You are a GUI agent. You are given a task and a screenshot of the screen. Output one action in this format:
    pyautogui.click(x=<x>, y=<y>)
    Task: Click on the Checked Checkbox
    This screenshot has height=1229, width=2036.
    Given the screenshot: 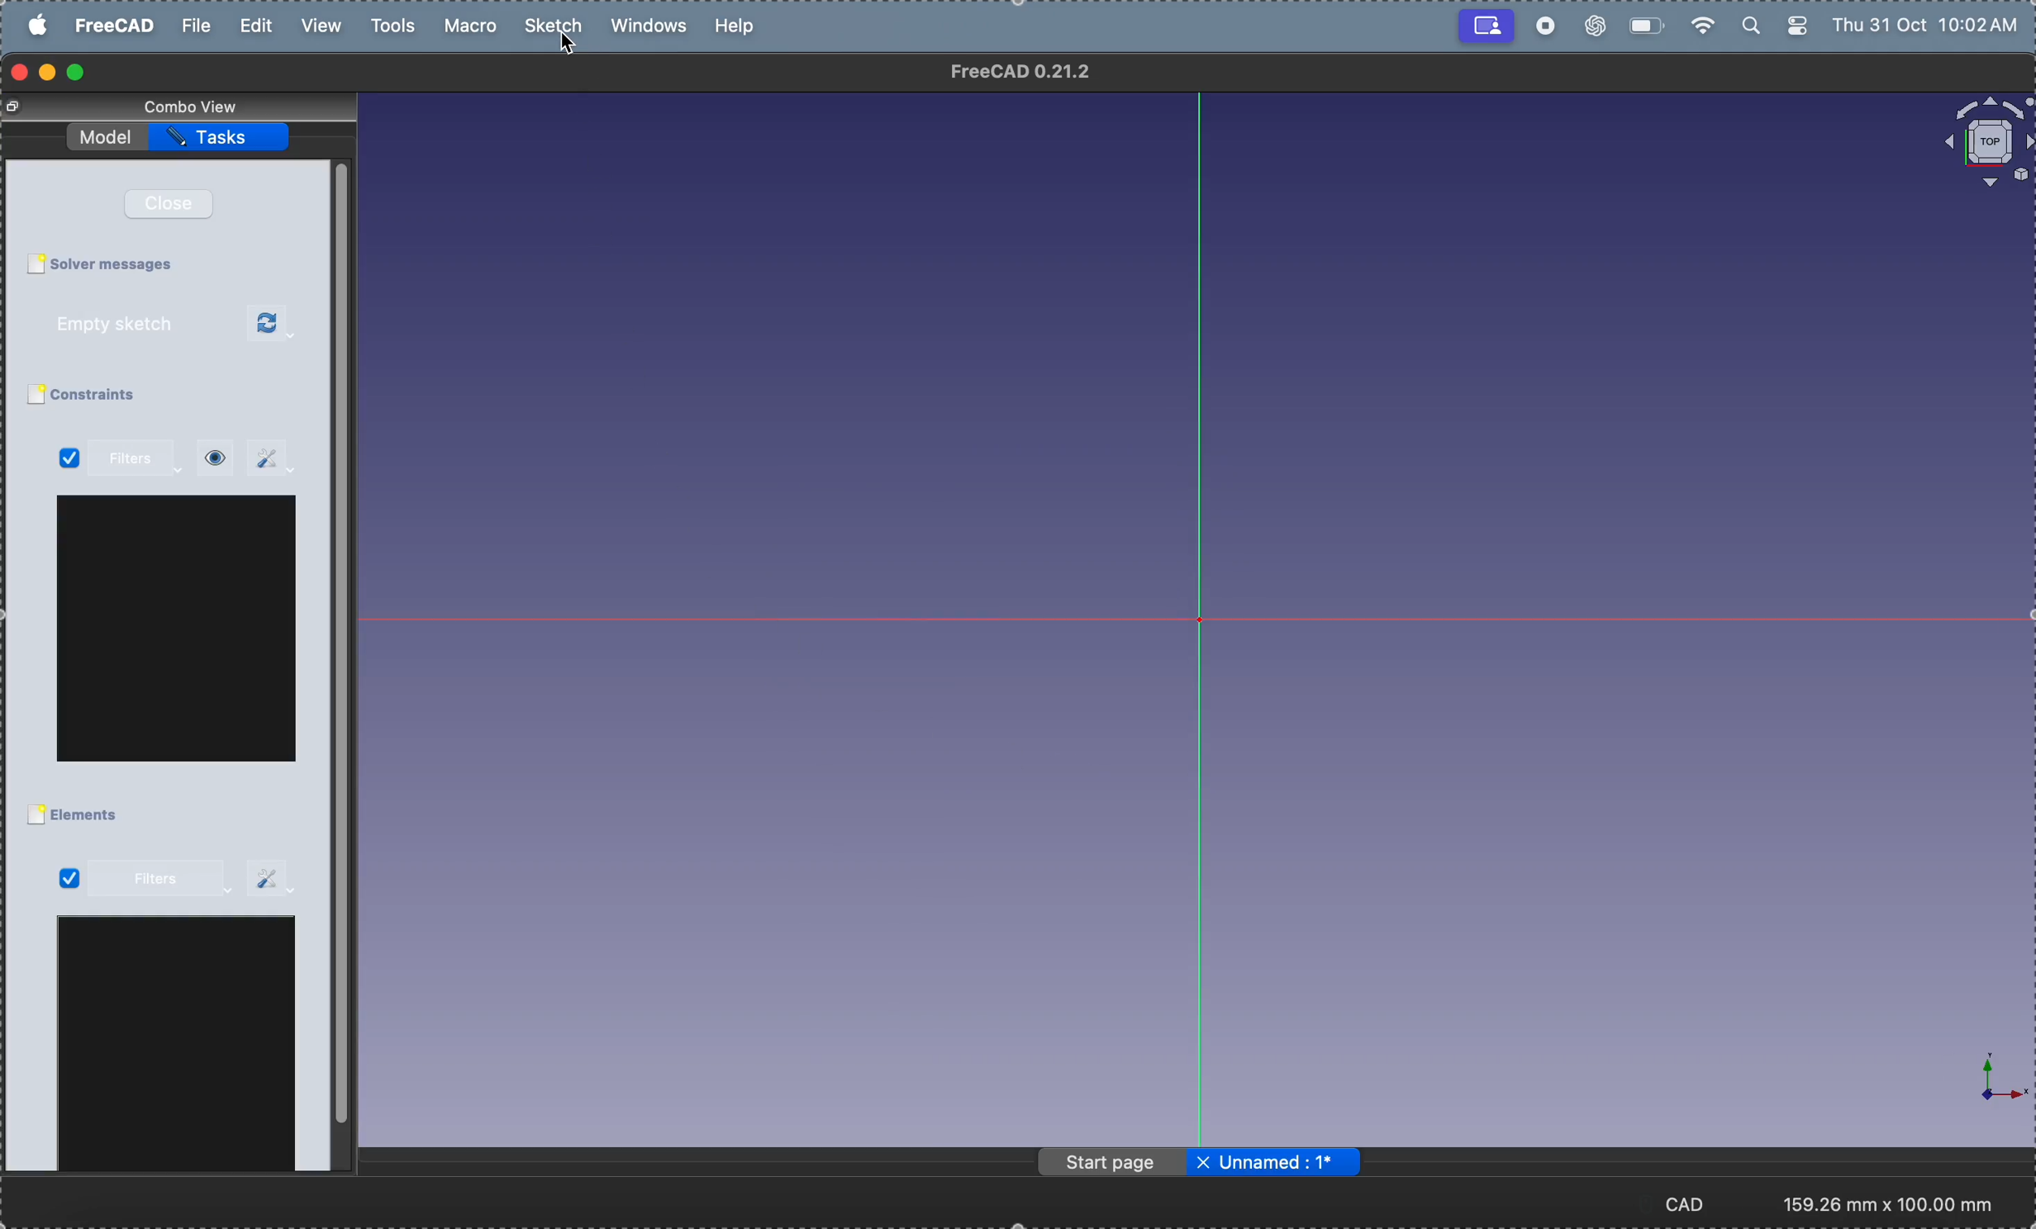 What is the action you would take?
    pyautogui.click(x=68, y=878)
    